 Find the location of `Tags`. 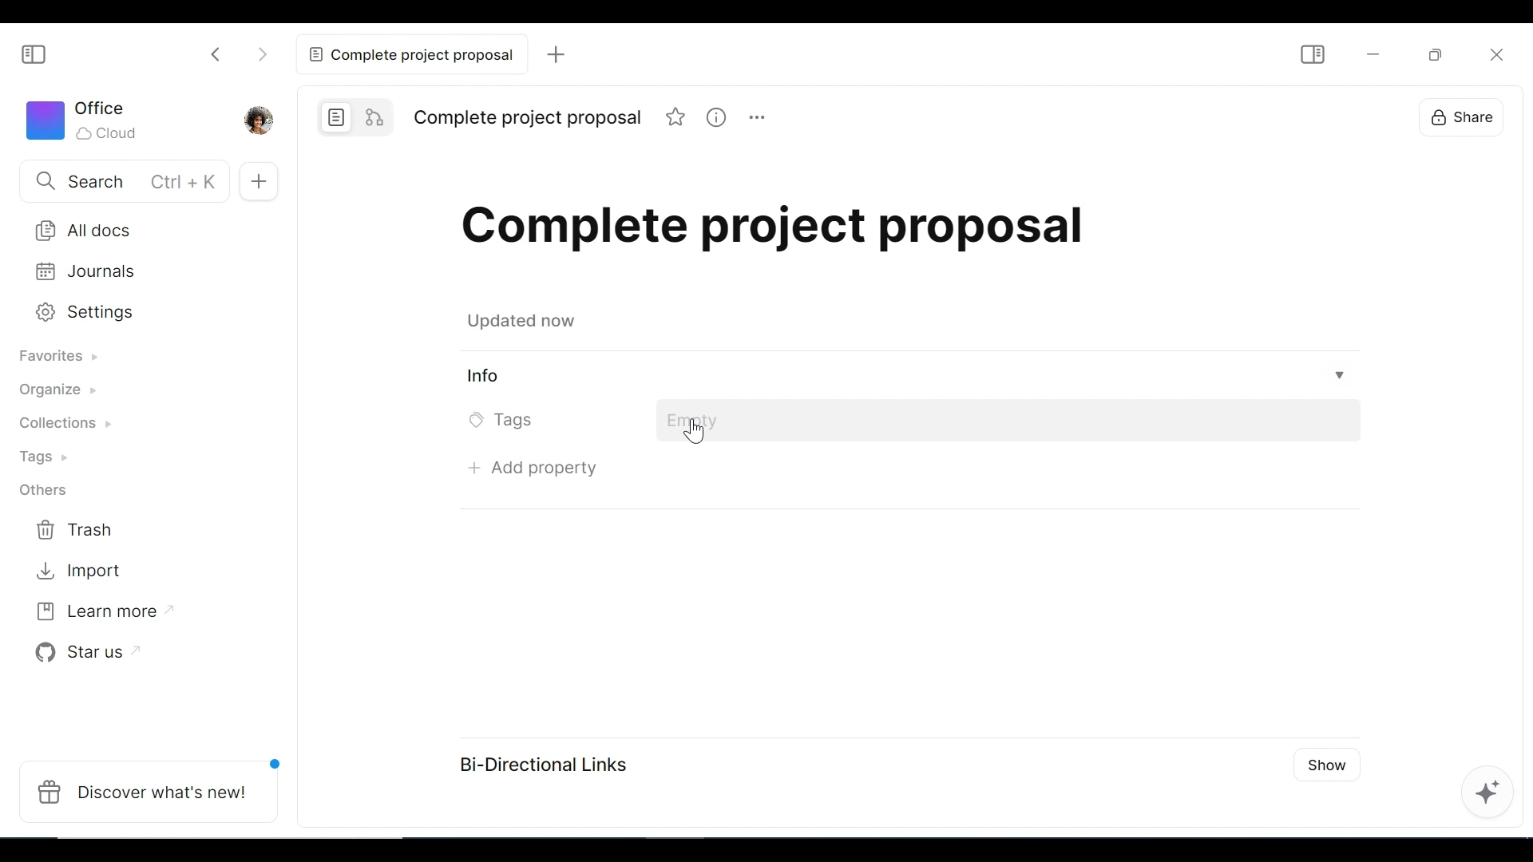

Tags is located at coordinates (507, 419).